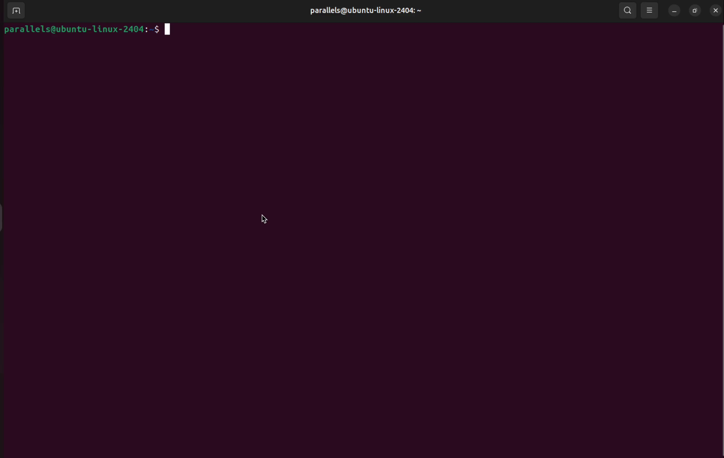 This screenshot has height=458, width=724. What do you see at coordinates (719, 219) in the screenshot?
I see `Scrollbar` at bounding box center [719, 219].